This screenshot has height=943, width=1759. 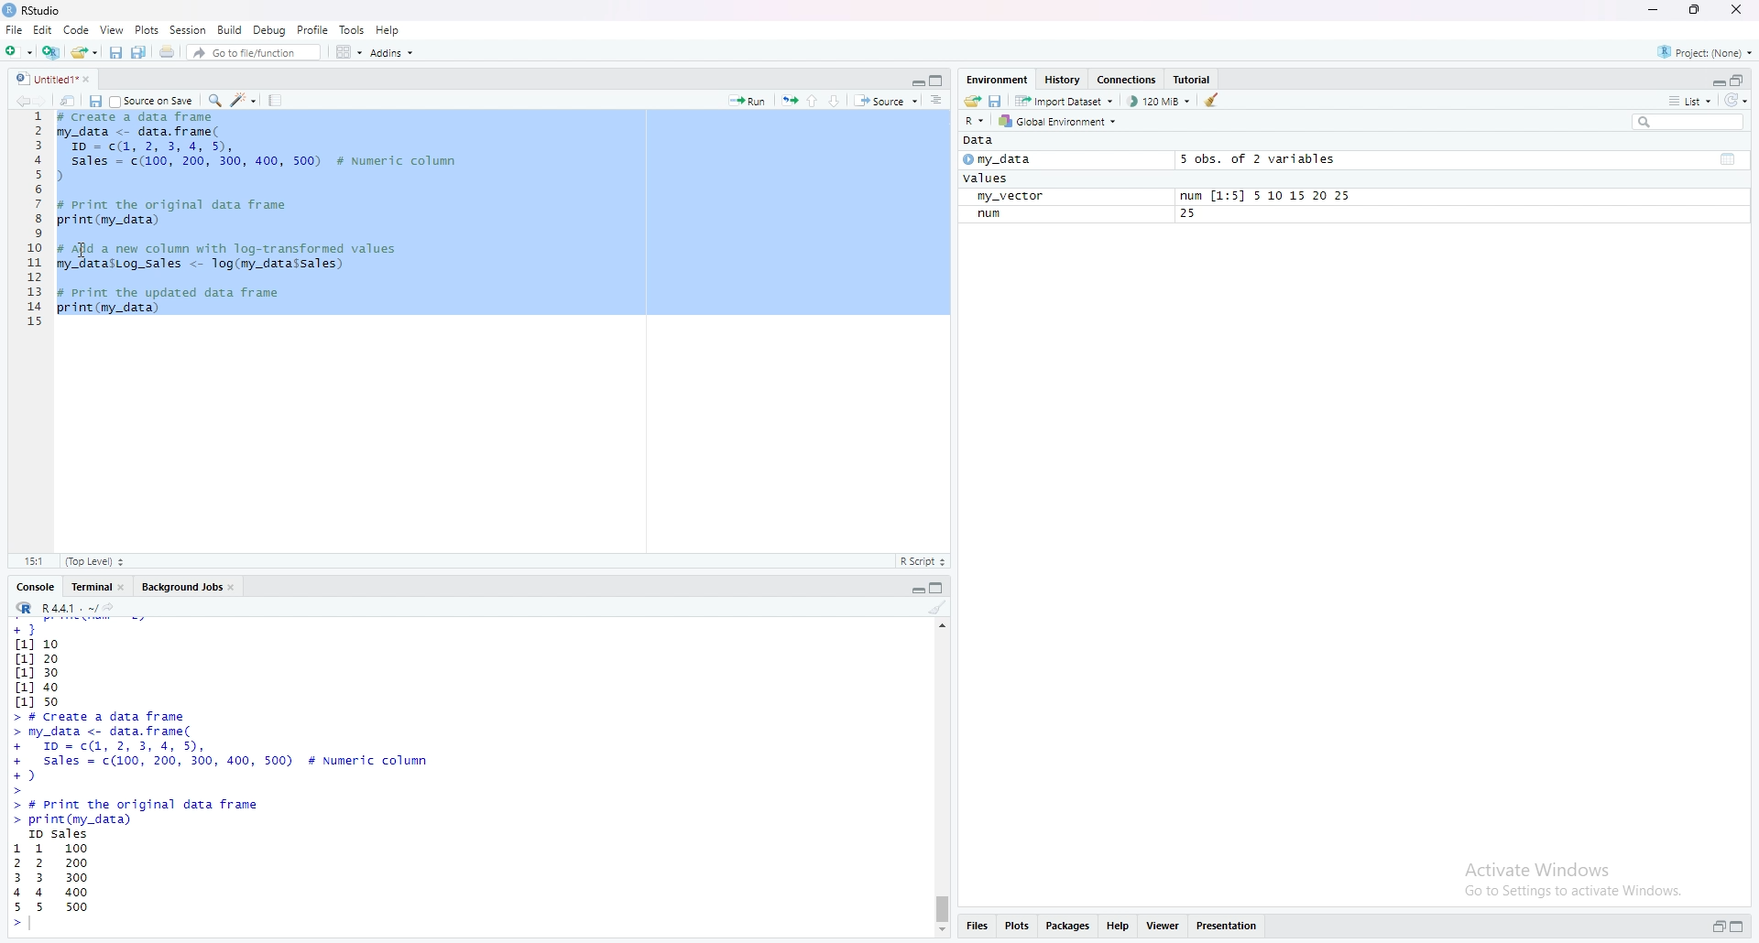 I want to click on workspace panes, so click(x=345, y=54).